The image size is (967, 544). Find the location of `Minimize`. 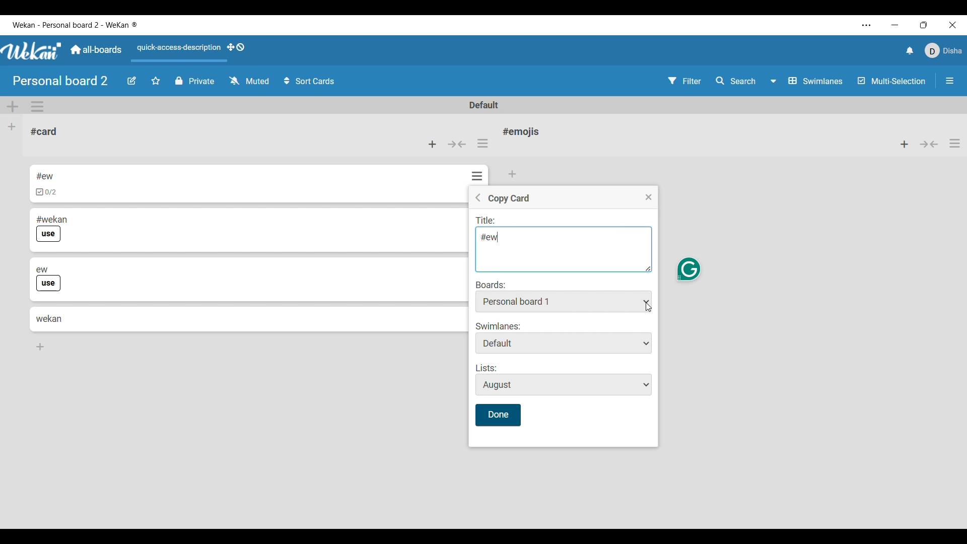

Minimize is located at coordinates (895, 25).